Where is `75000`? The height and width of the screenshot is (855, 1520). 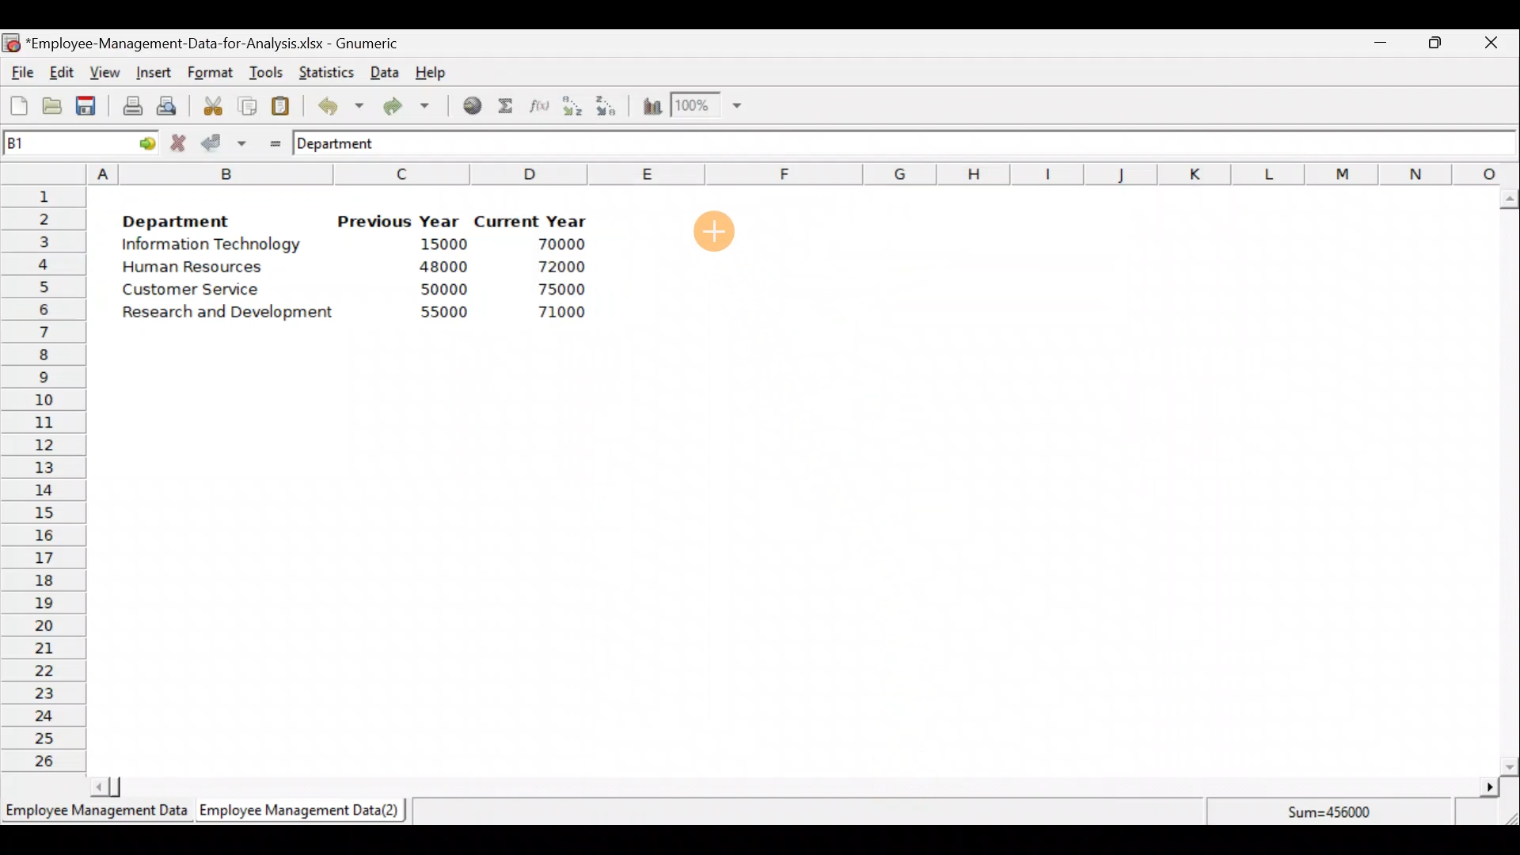
75000 is located at coordinates (552, 290).